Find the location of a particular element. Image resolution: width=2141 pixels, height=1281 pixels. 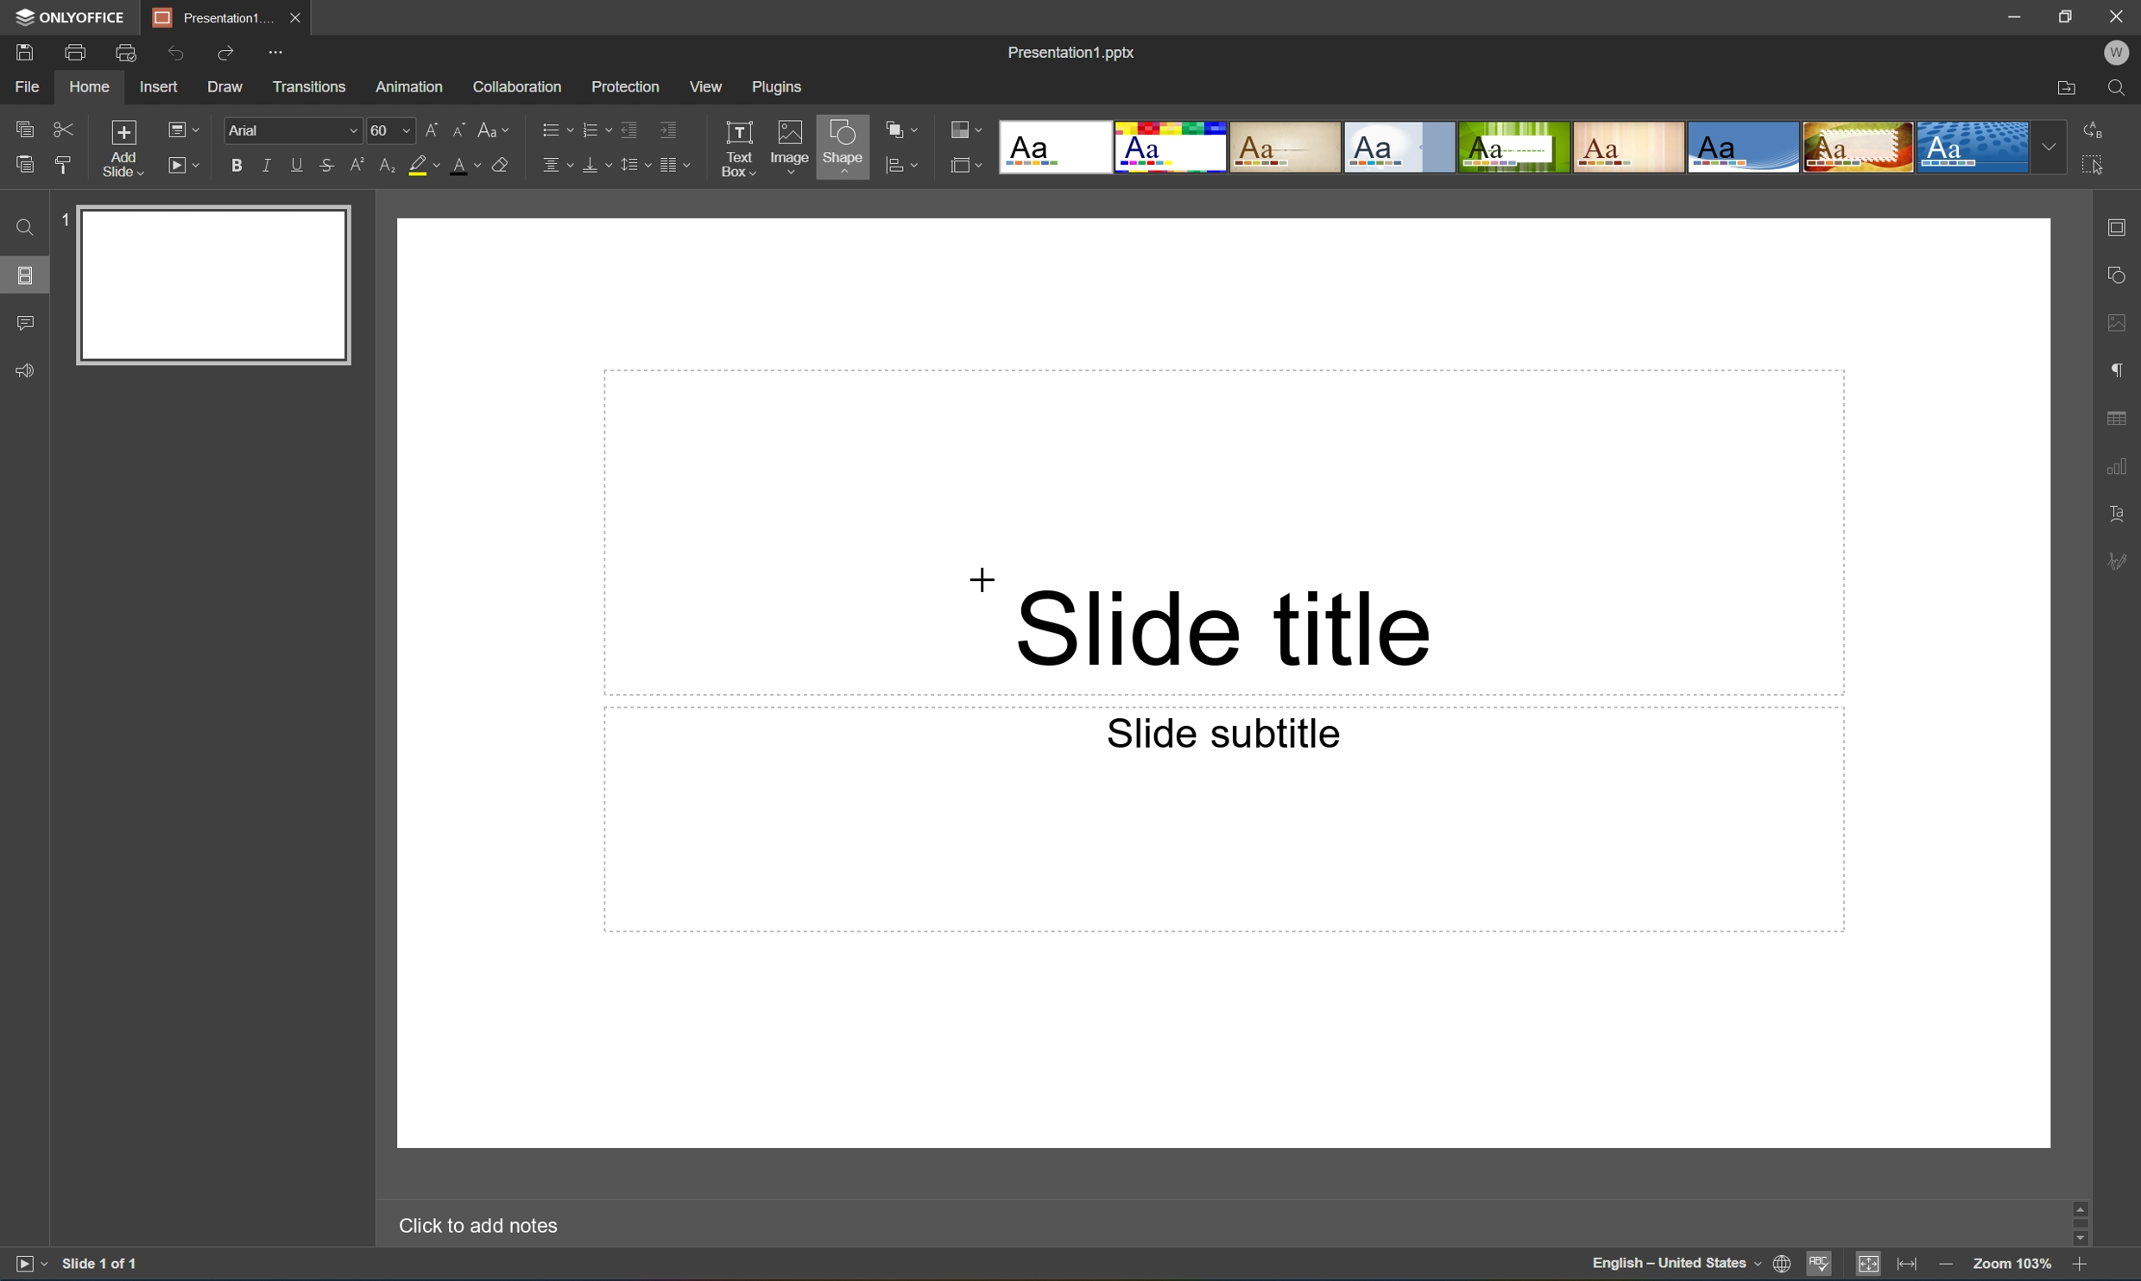

Print a file is located at coordinates (77, 52).